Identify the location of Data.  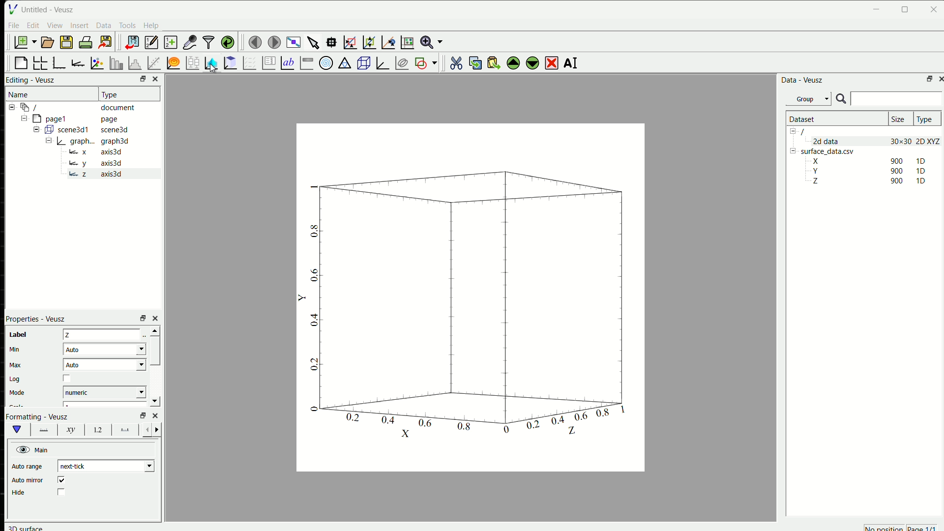
(105, 26).